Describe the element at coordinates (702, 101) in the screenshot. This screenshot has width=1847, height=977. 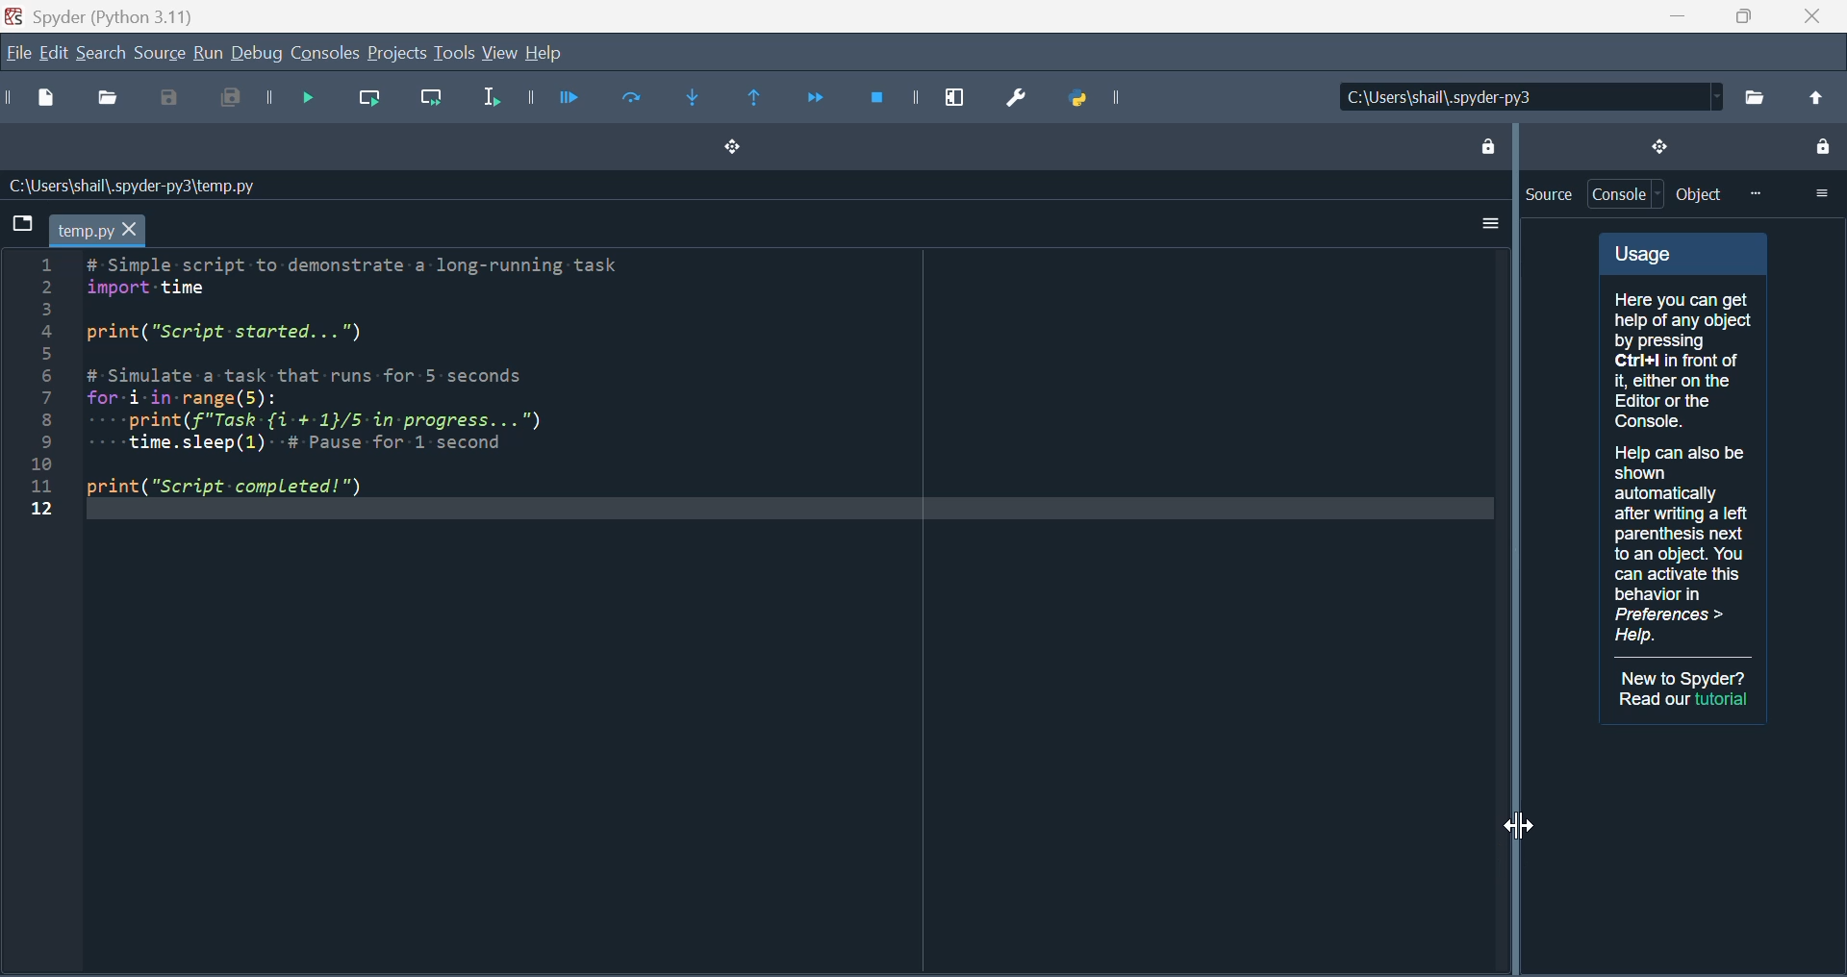
I see `Step into function` at that location.